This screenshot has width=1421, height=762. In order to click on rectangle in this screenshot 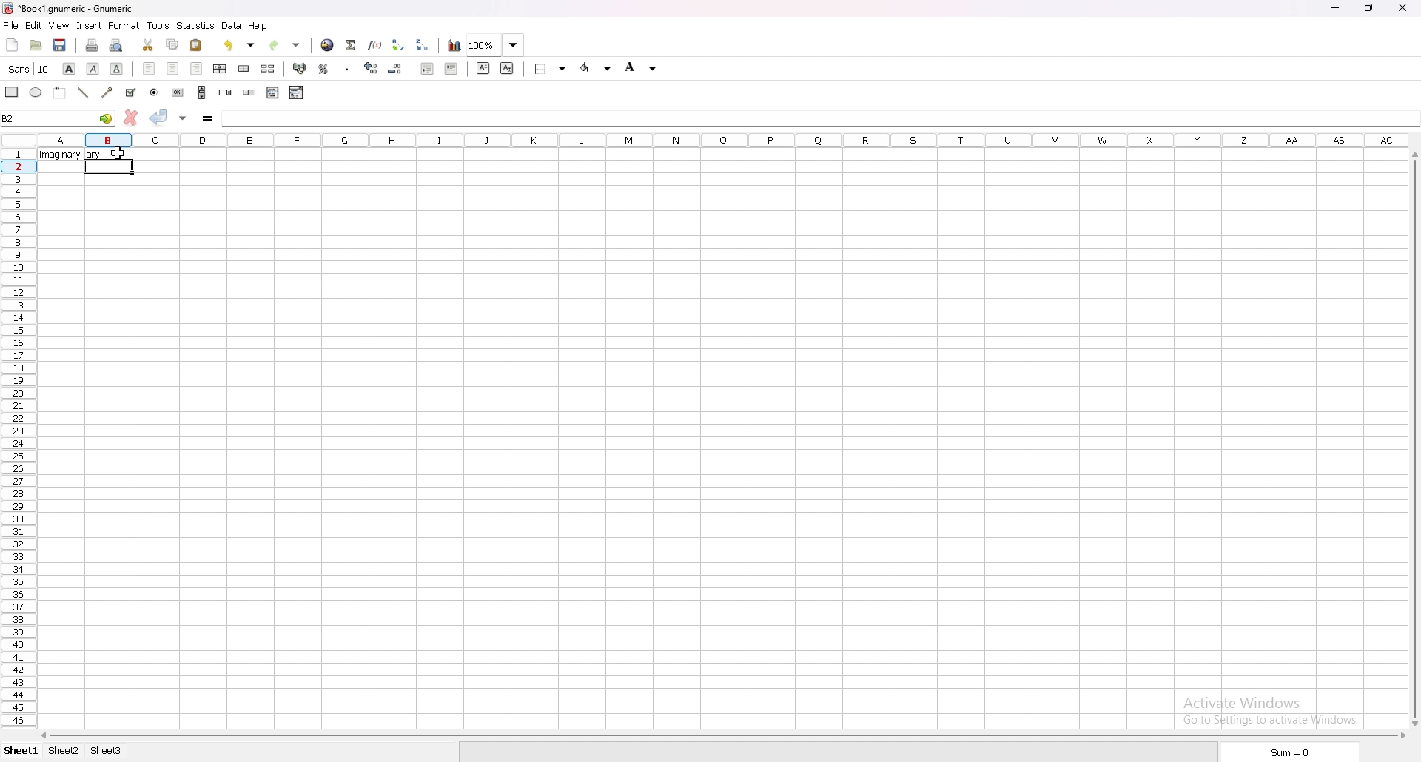, I will do `click(11, 92)`.